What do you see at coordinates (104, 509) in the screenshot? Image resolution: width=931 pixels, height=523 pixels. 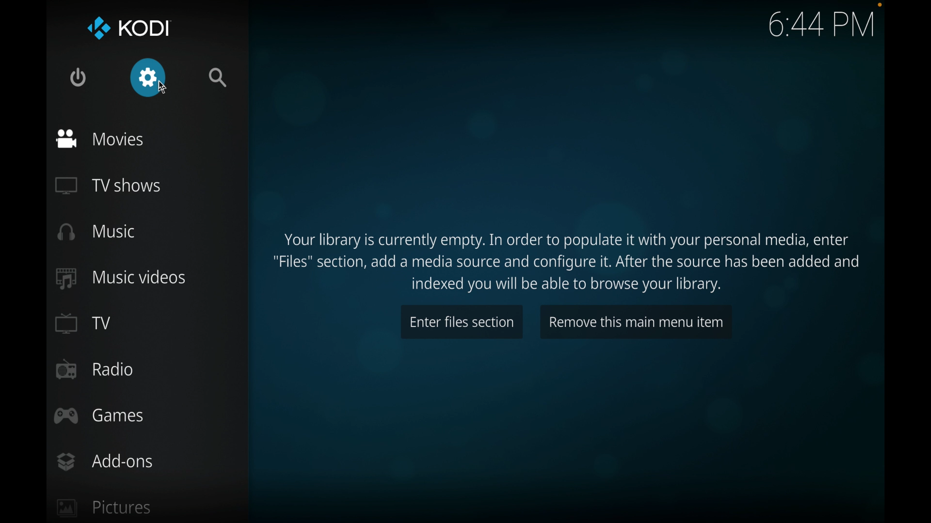 I see `pictures` at bounding box center [104, 509].